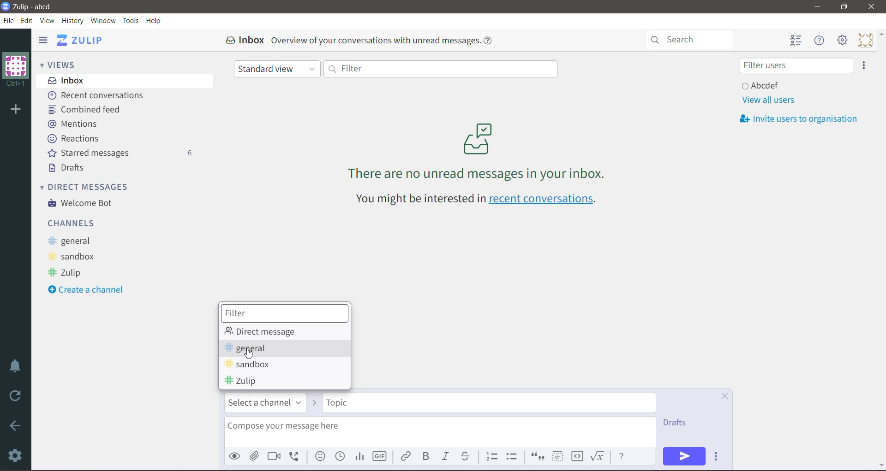 The width and height of the screenshot is (886, 471). Describe the element at coordinates (90, 186) in the screenshot. I see `Direct Messages` at that location.